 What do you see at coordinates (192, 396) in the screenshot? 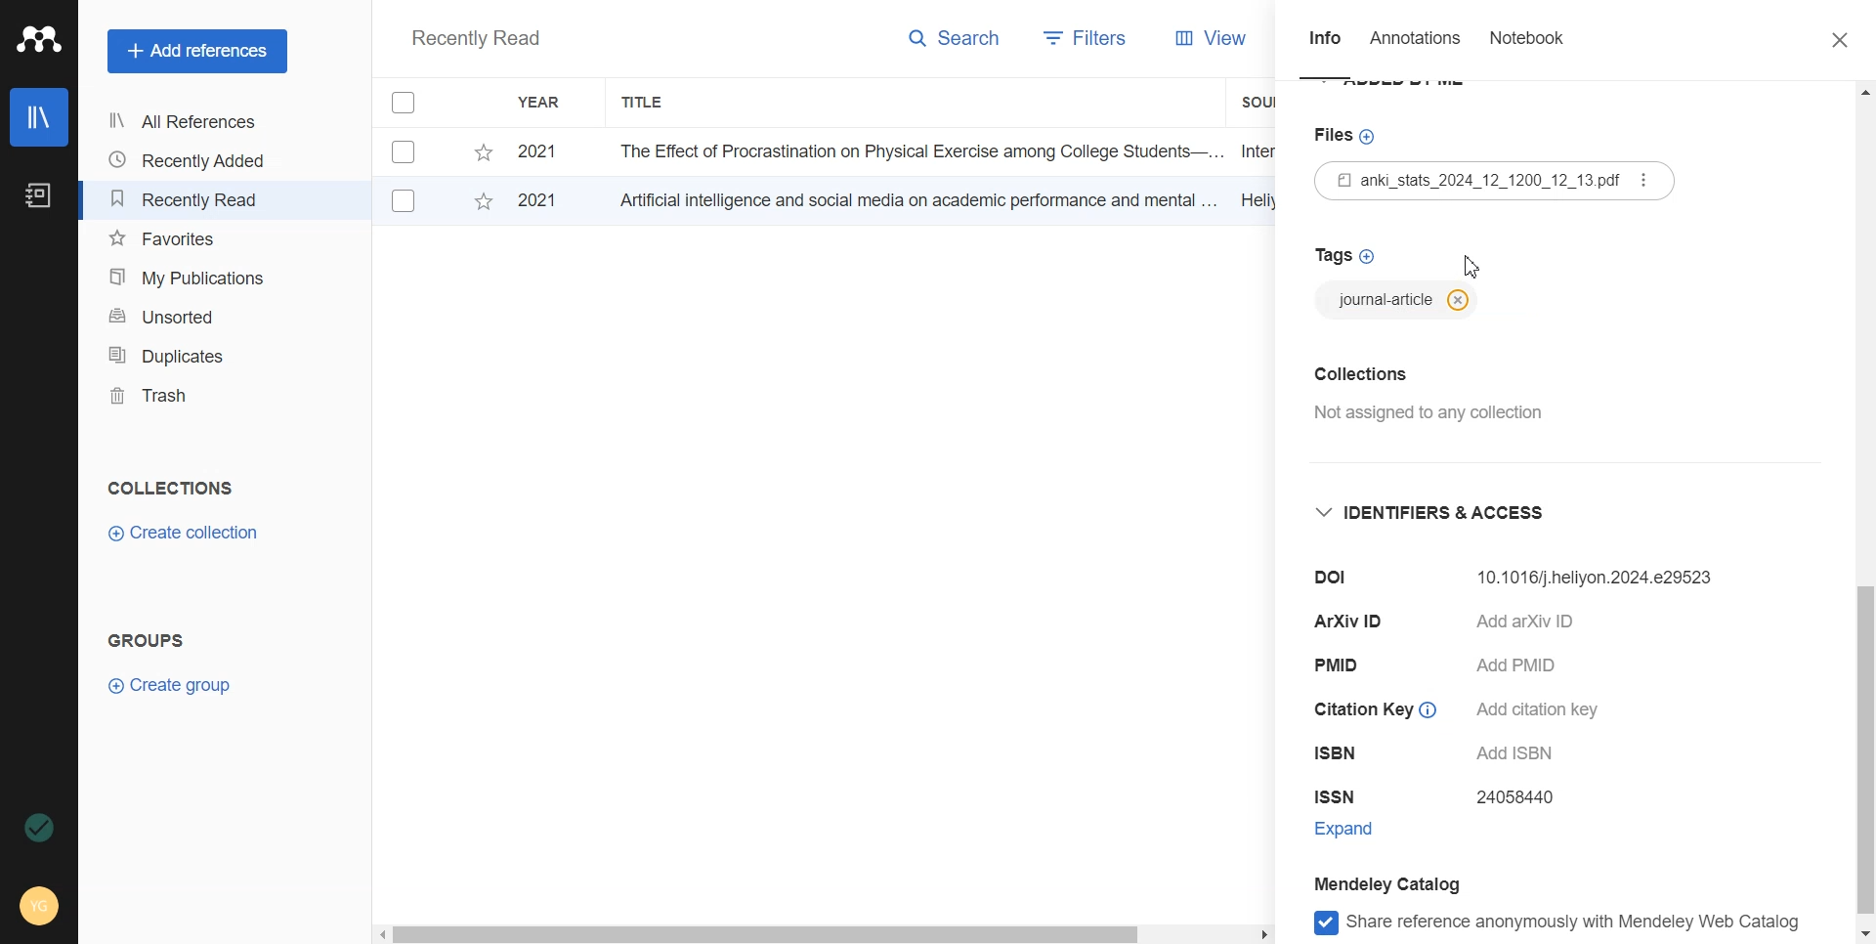
I see `Trash` at bounding box center [192, 396].